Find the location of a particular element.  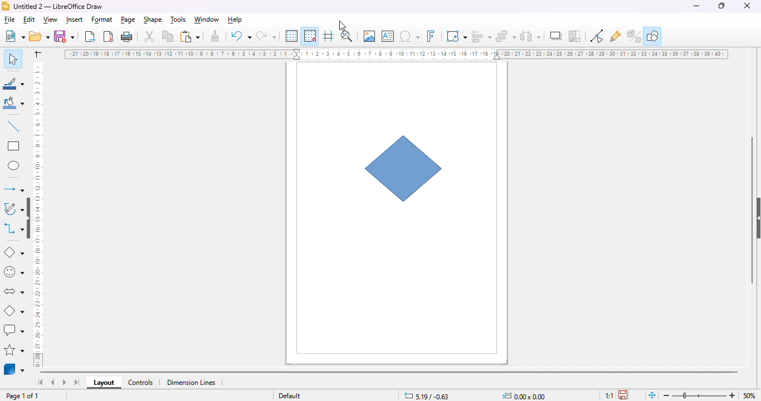

insert image is located at coordinates (369, 36).